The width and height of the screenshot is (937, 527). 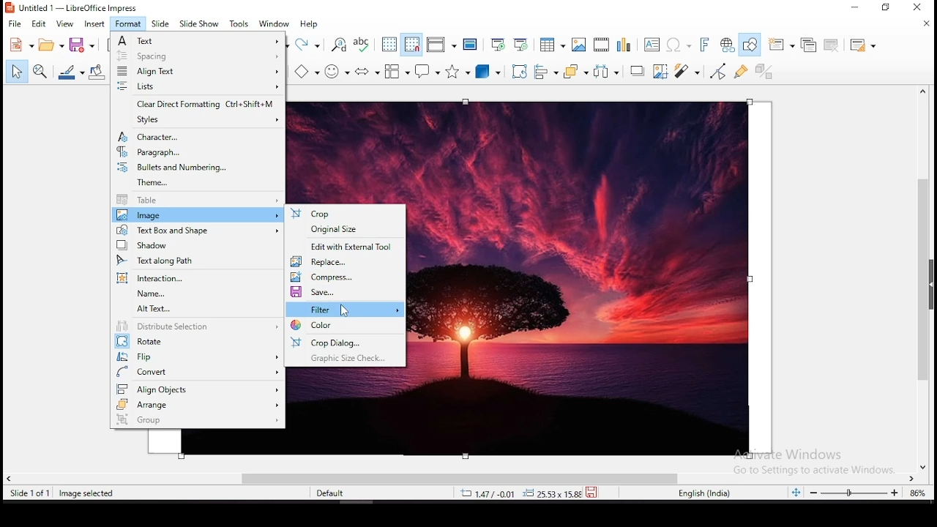 What do you see at coordinates (606, 72) in the screenshot?
I see `distribute` at bounding box center [606, 72].